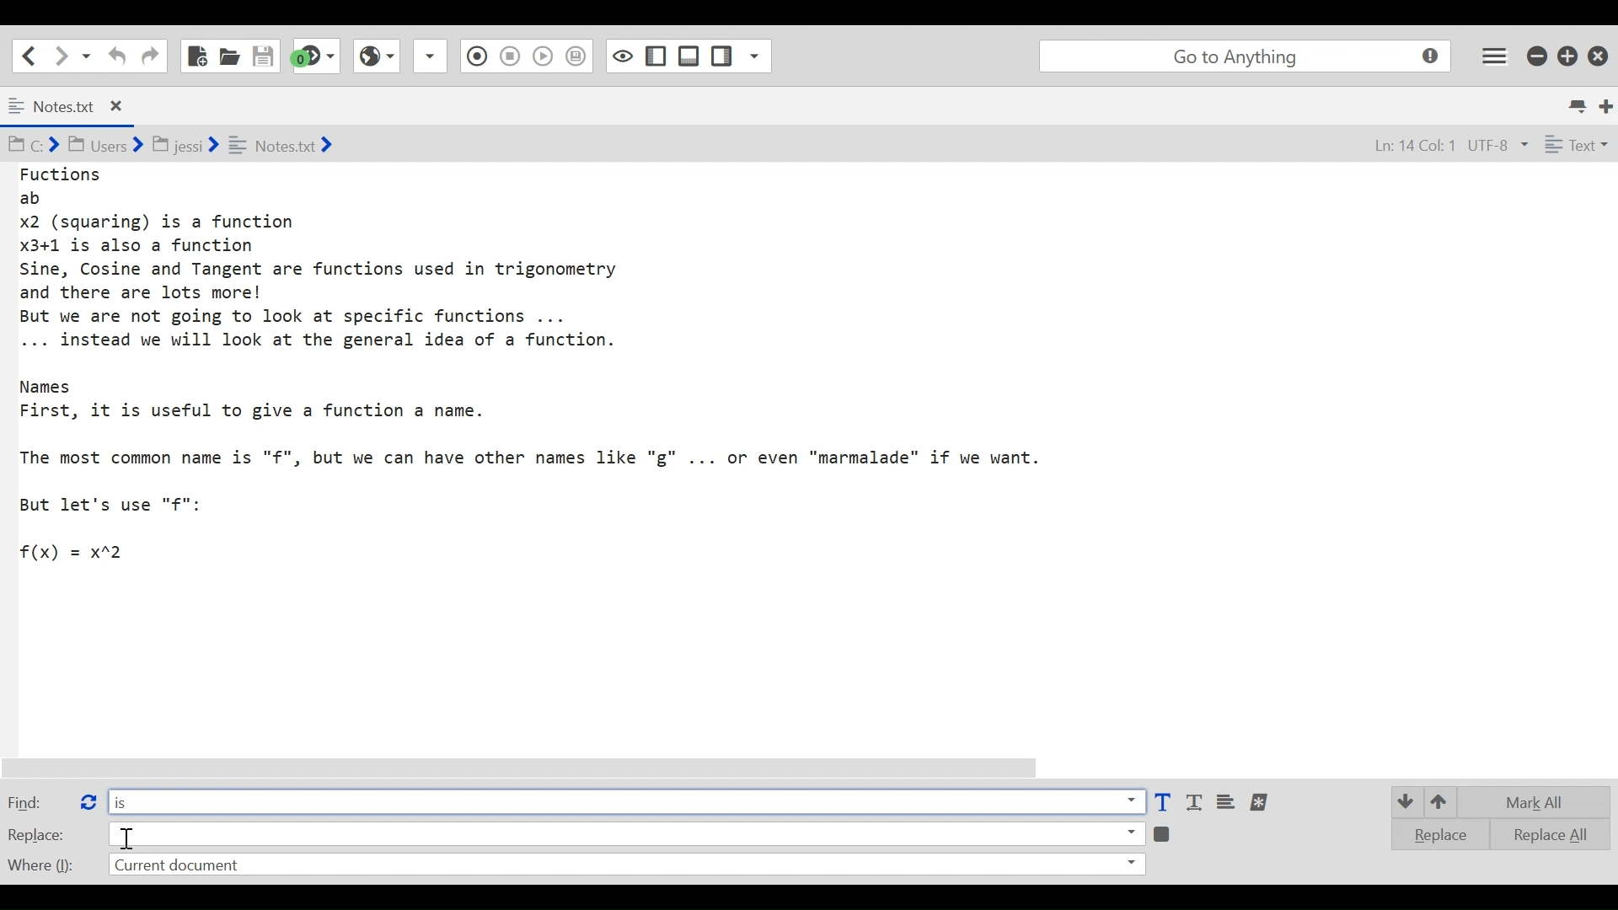  What do you see at coordinates (1600, 52) in the screenshot?
I see `Close` at bounding box center [1600, 52].